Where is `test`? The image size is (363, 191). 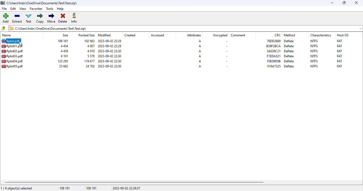 test is located at coordinates (29, 18).